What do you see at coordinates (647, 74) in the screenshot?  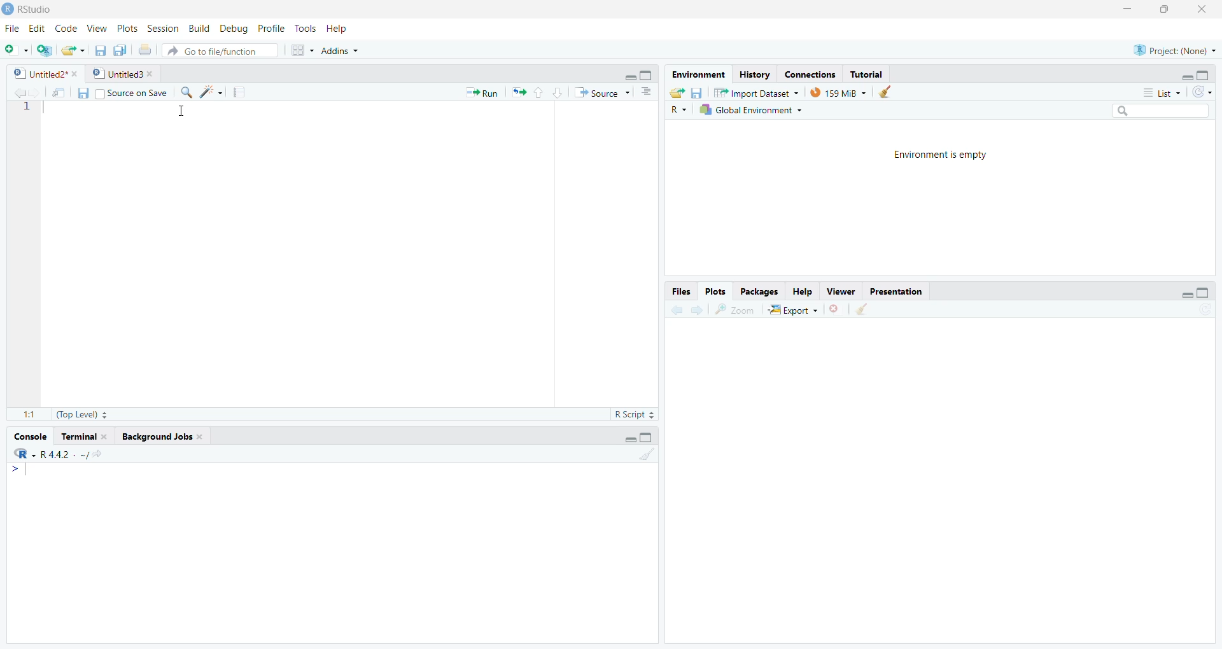 I see `Maximize` at bounding box center [647, 74].